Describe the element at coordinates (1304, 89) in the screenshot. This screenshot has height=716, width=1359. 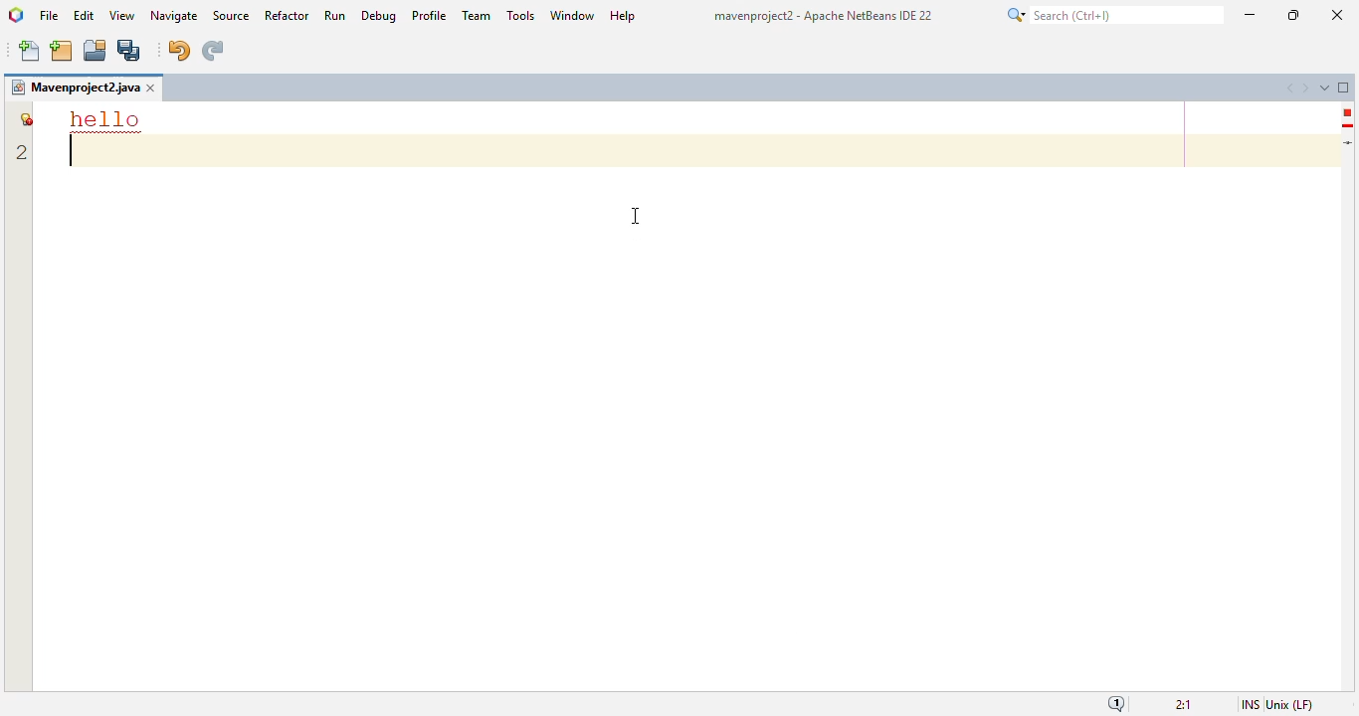
I see `scroll documents right` at that location.